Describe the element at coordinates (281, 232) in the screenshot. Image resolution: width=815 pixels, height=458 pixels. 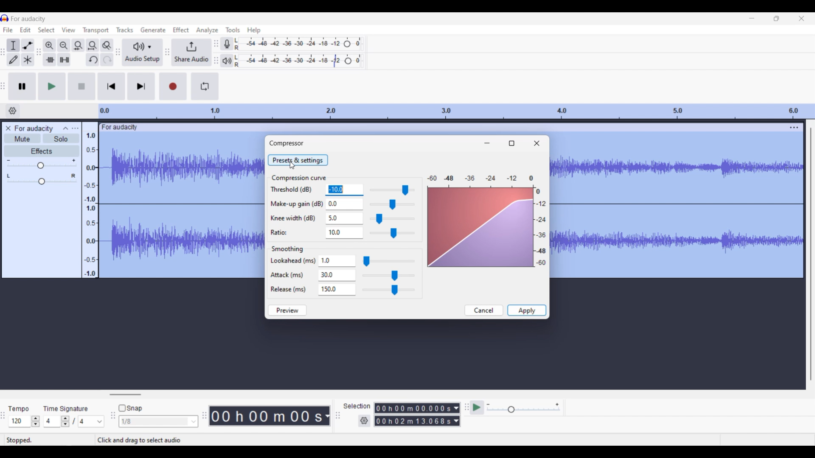
I see `Ratio:` at that location.